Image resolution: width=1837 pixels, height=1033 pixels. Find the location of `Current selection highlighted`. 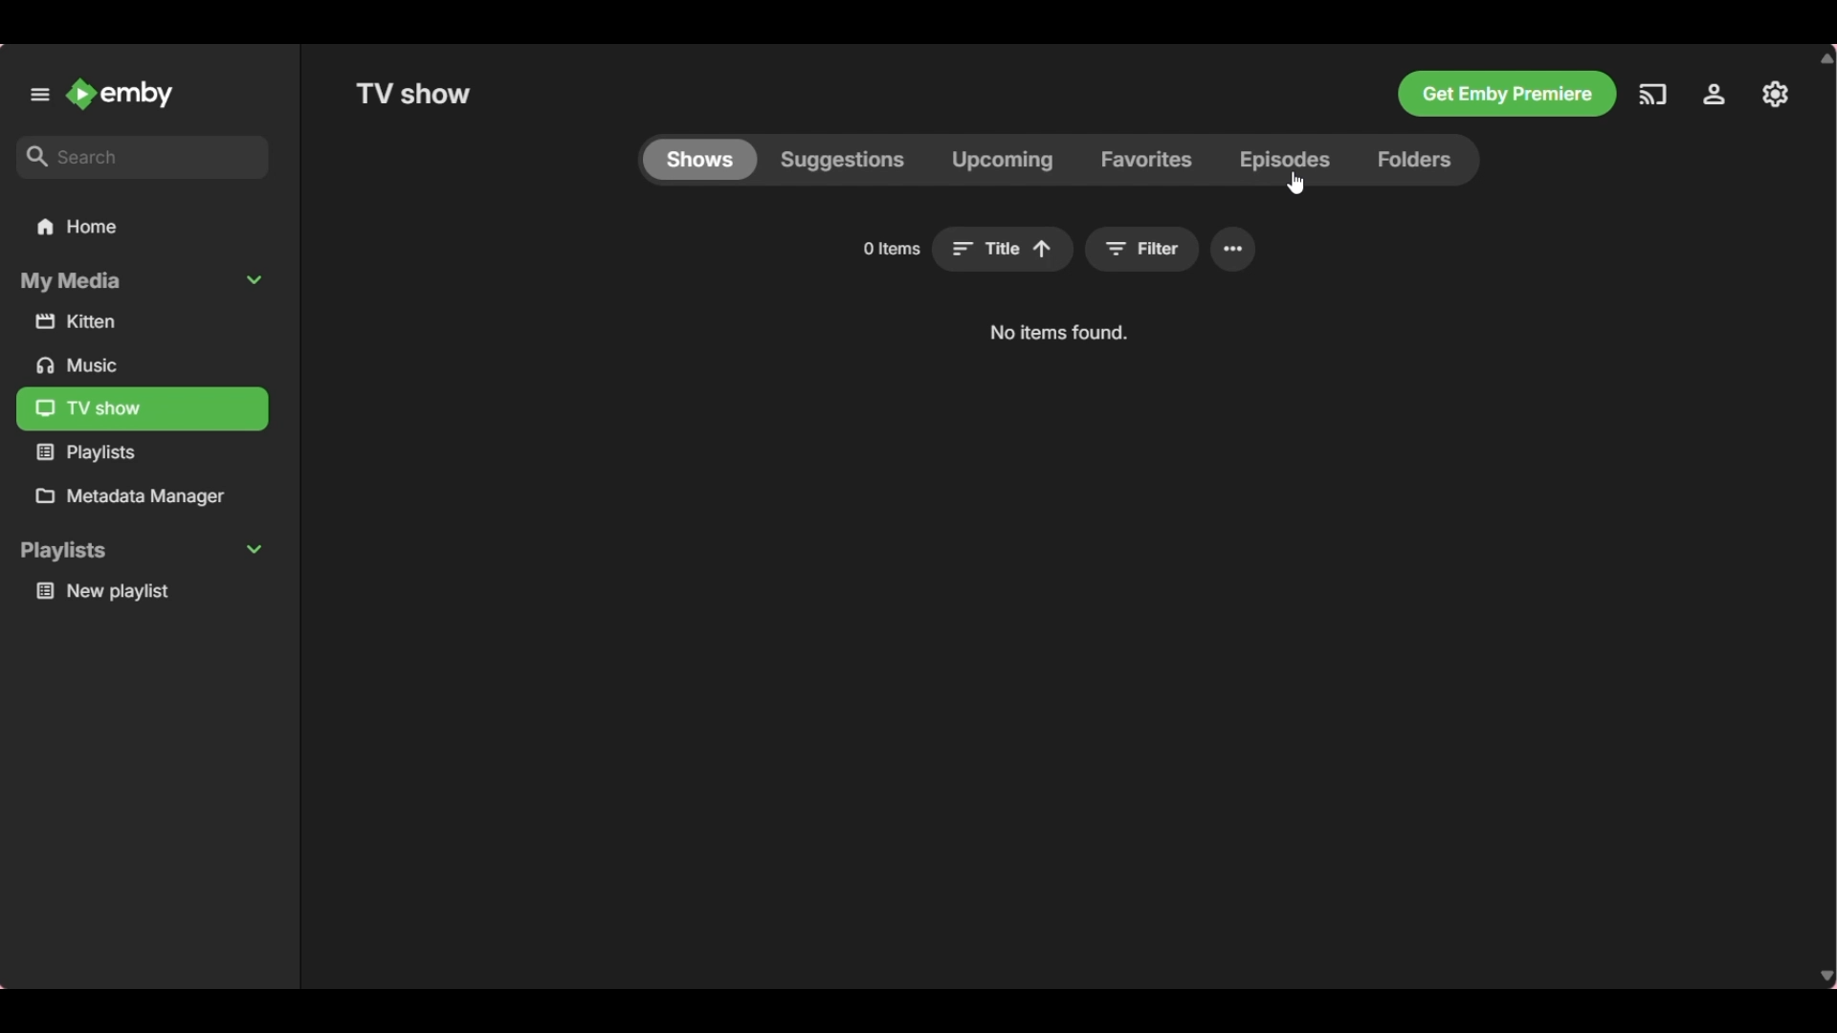

Current selection highlighted is located at coordinates (700, 160).